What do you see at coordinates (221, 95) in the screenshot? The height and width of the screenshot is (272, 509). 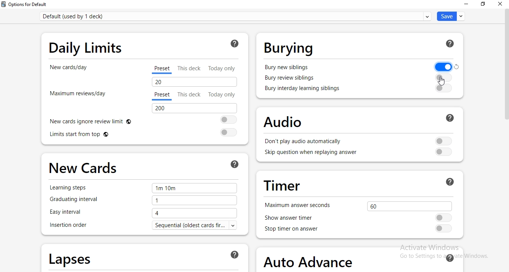 I see `today only` at bounding box center [221, 95].